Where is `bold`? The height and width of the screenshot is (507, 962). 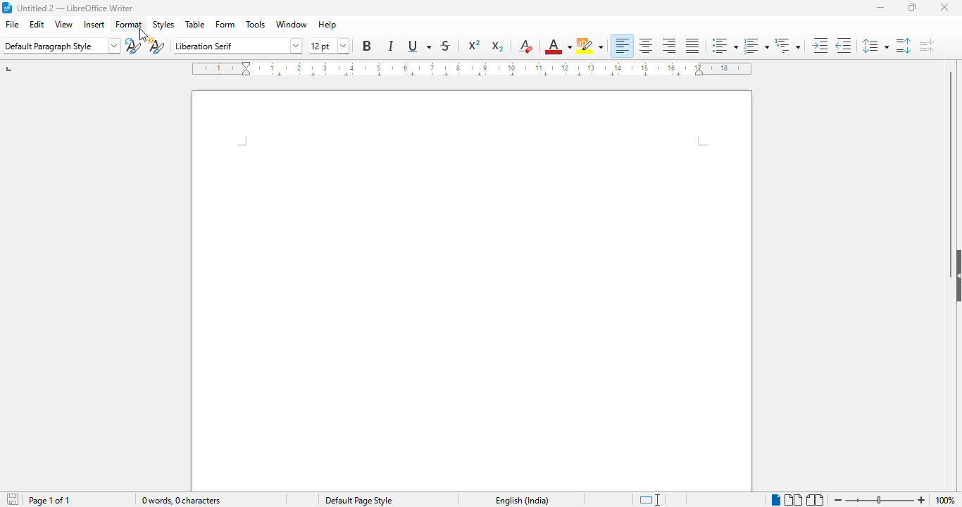 bold is located at coordinates (367, 46).